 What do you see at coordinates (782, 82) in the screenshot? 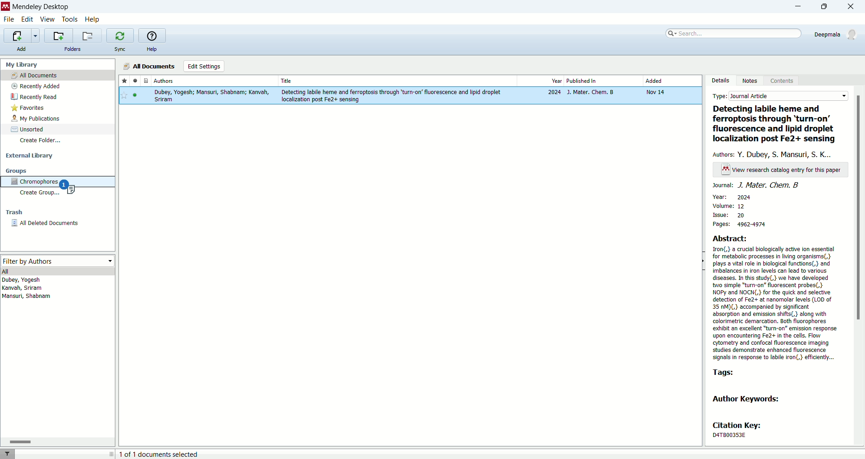
I see `content` at bounding box center [782, 82].